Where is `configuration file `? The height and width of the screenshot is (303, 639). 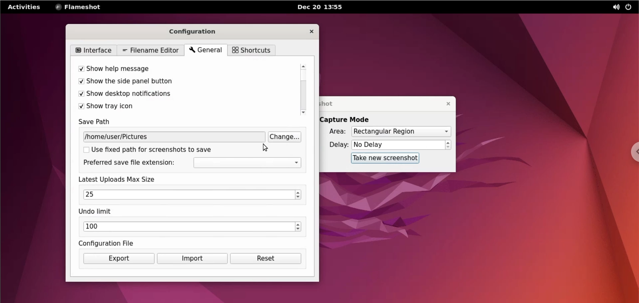 configuration file  is located at coordinates (117, 243).